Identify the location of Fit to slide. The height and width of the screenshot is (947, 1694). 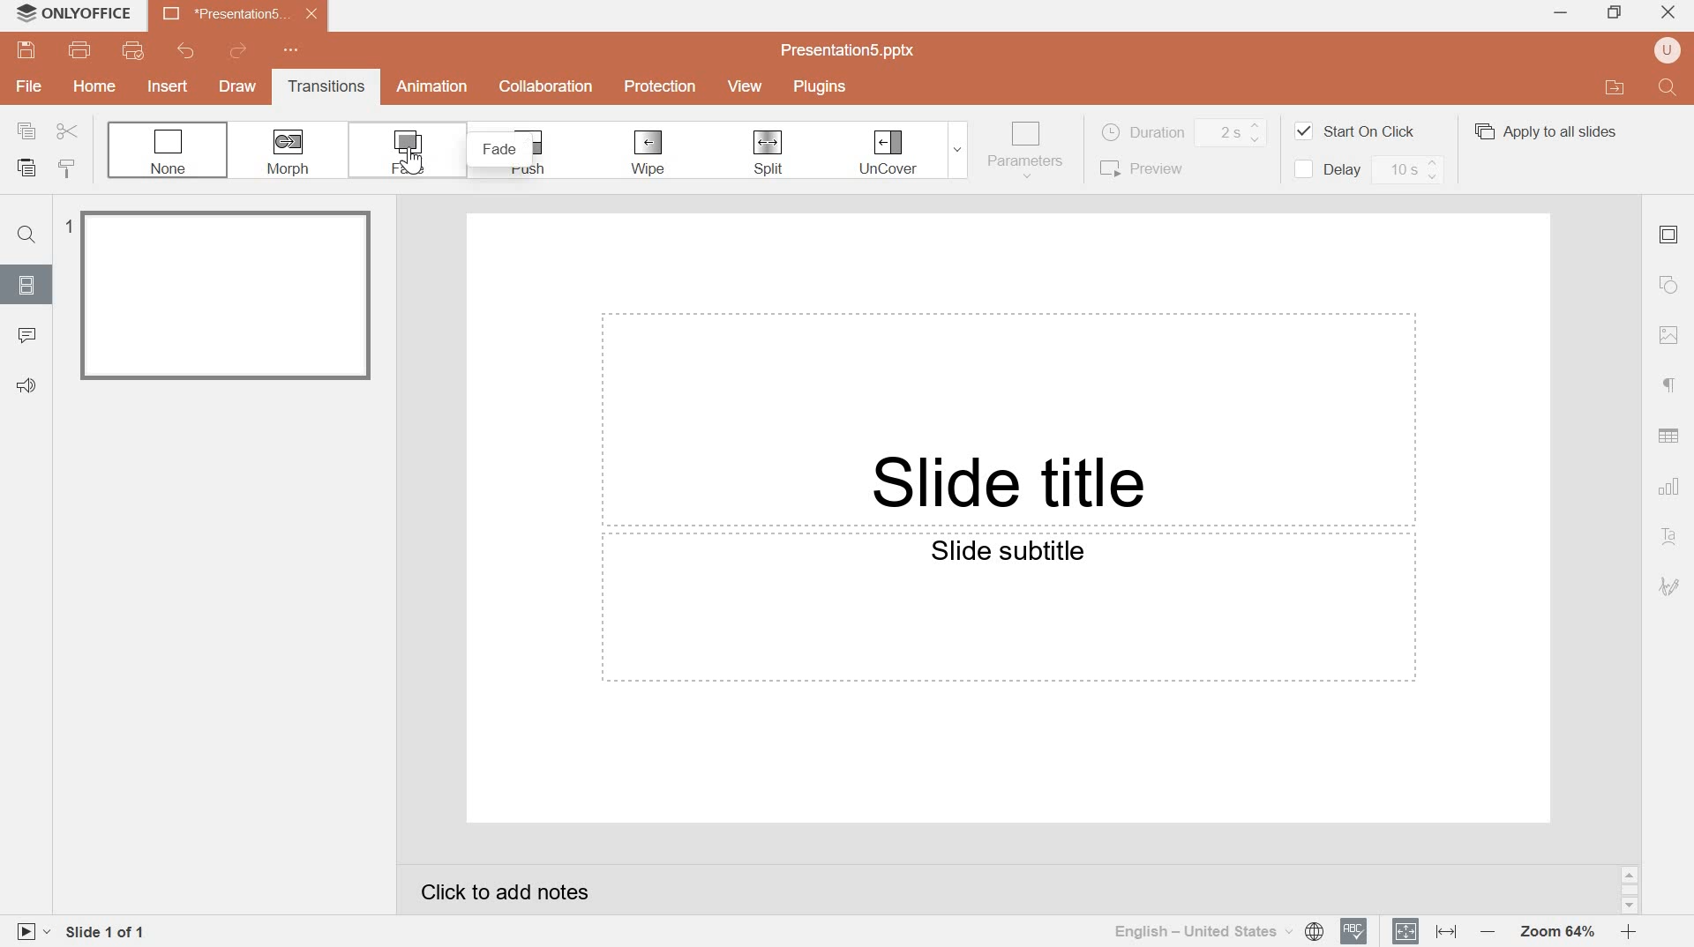
(1406, 929).